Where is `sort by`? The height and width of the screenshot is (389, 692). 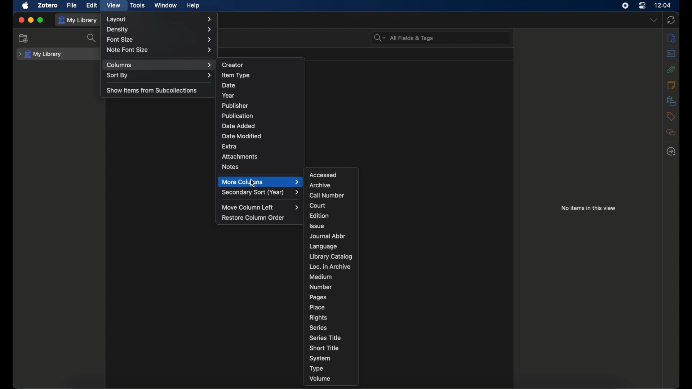
sort by is located at coordinates (159, 75).